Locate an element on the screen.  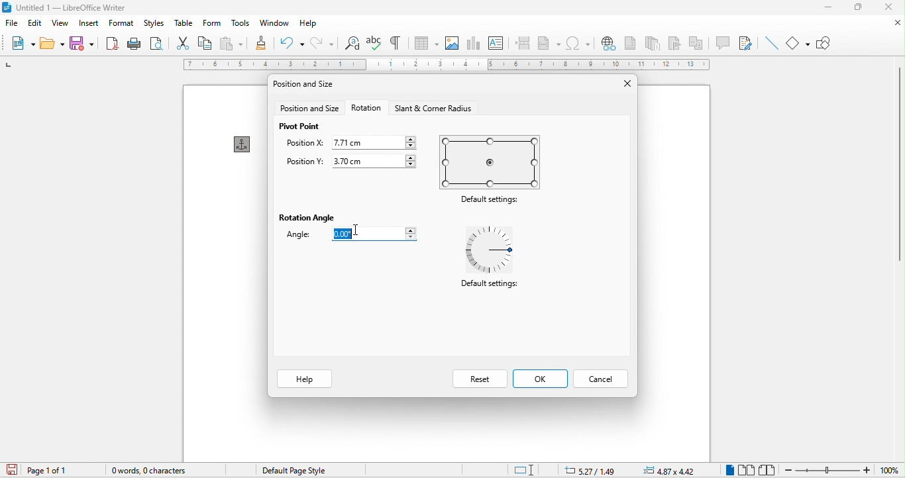
spelling is located at coordinates (374, 43).